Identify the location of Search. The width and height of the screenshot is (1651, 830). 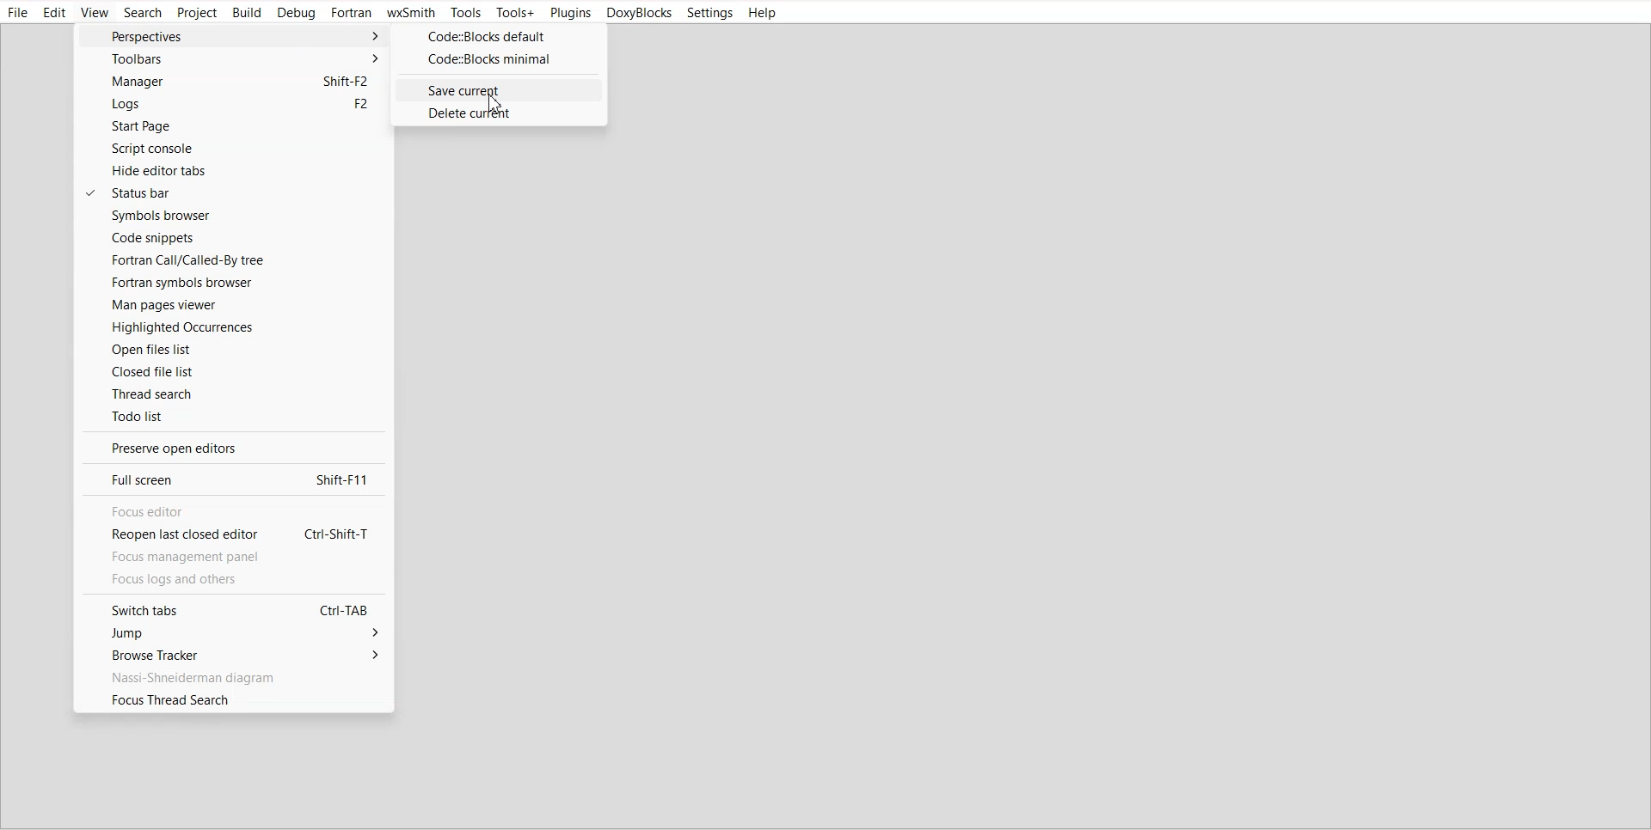
(143, 13).